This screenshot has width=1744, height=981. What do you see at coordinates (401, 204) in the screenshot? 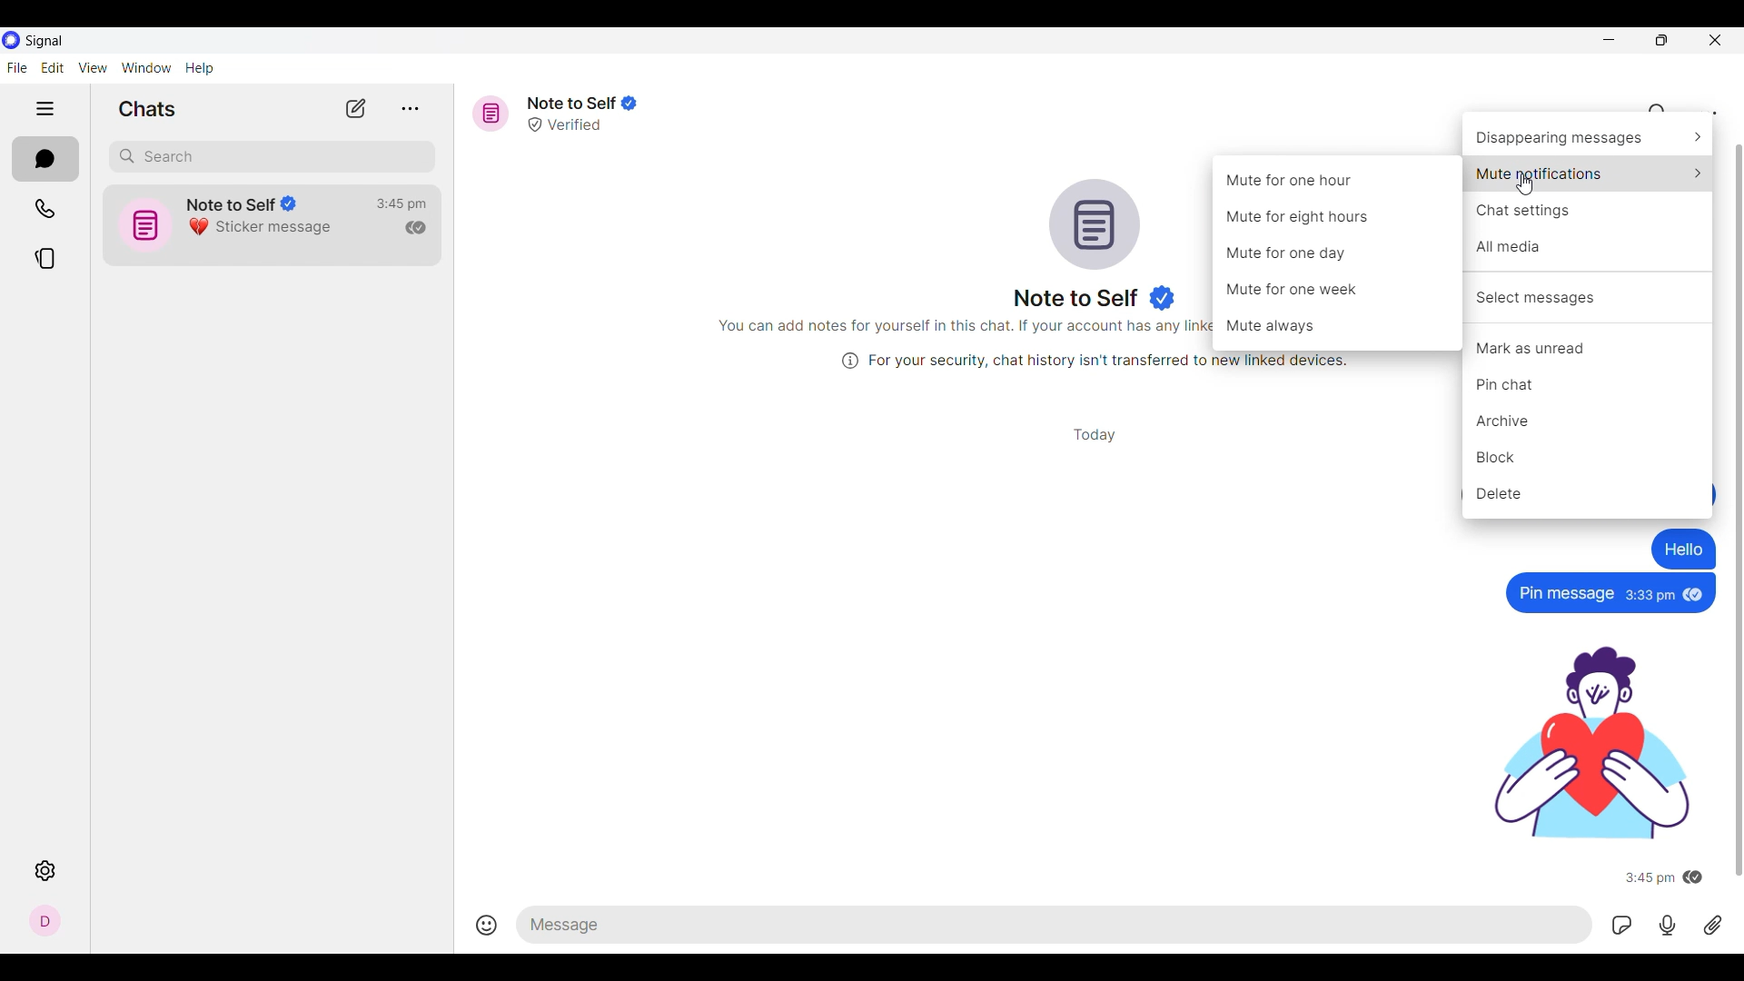
I see `Time of last conversation` at bounding box center [401, 204].